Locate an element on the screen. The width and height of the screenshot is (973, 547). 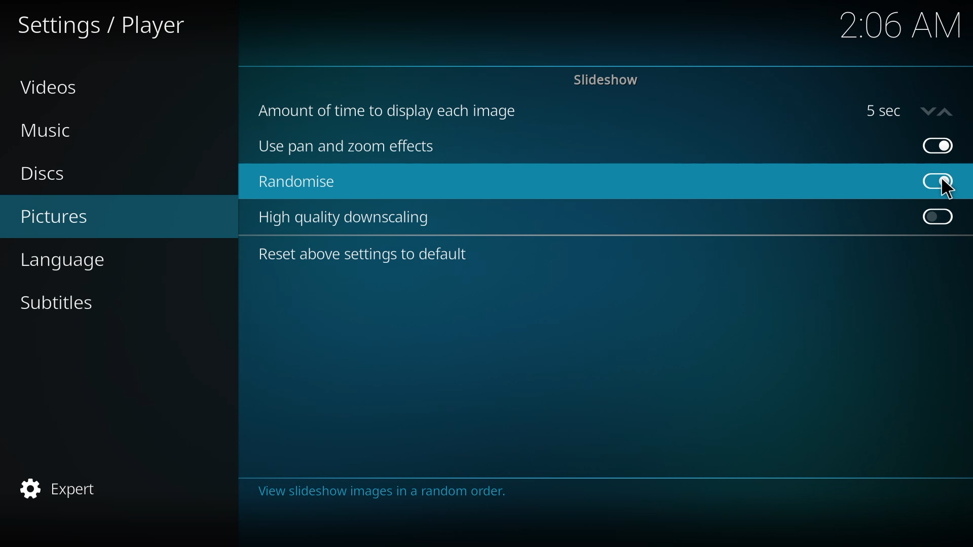
reset above settings to default is located at coordinates (365, 253).